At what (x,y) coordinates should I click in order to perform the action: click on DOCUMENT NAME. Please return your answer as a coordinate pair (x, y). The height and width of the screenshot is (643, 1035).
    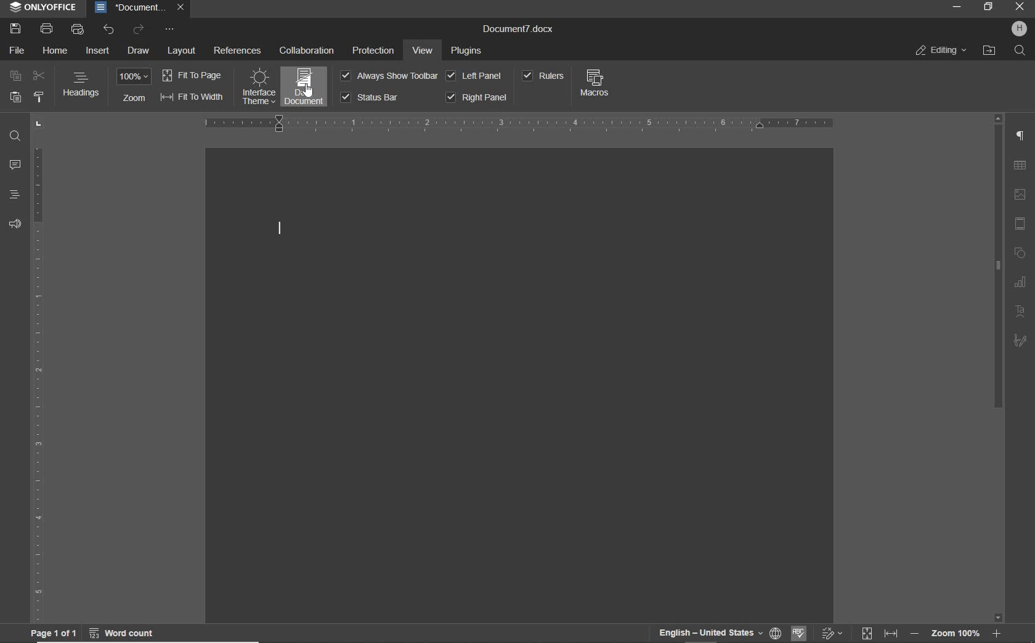
    Looking at the image, I should click on (140, 8).